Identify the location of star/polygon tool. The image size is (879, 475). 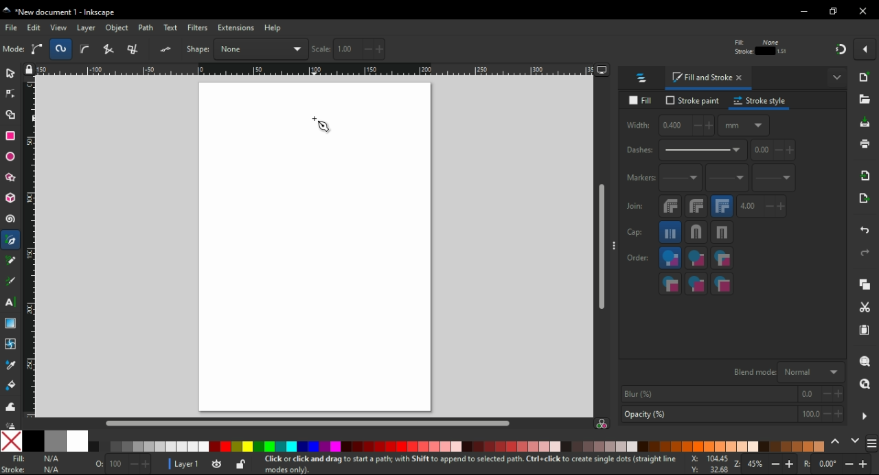
(12, 177).